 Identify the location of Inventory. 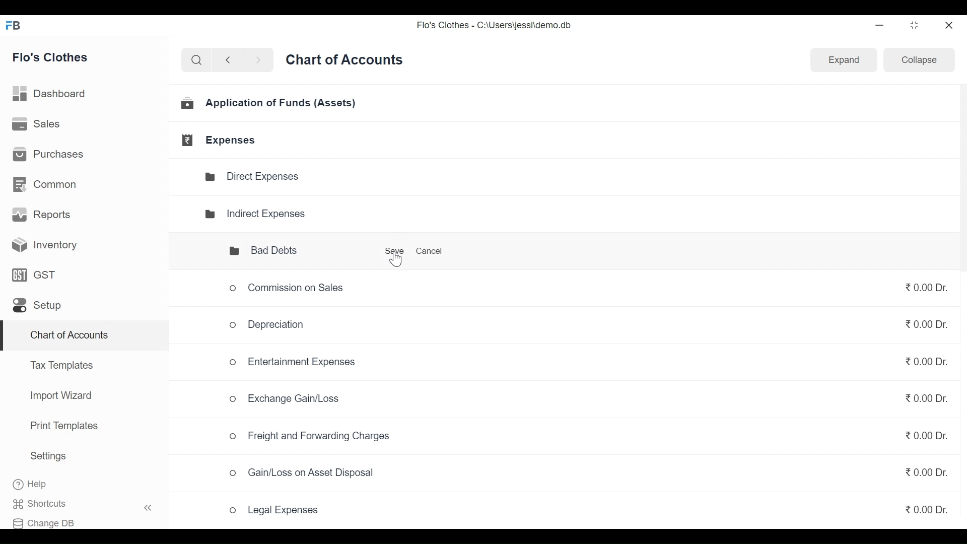
(41, 244).